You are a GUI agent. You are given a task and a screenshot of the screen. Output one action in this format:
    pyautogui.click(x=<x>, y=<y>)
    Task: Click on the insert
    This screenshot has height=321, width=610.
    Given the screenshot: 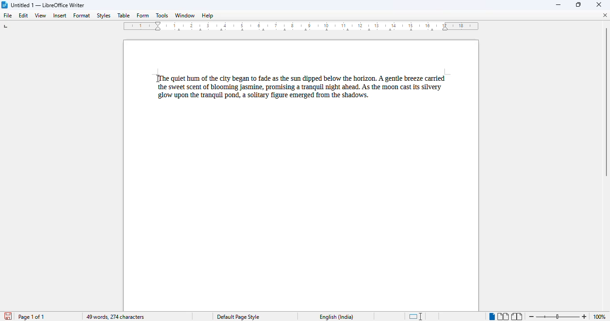 What is the action you would take?
    pyautogui.click(x=60, y=16)
    